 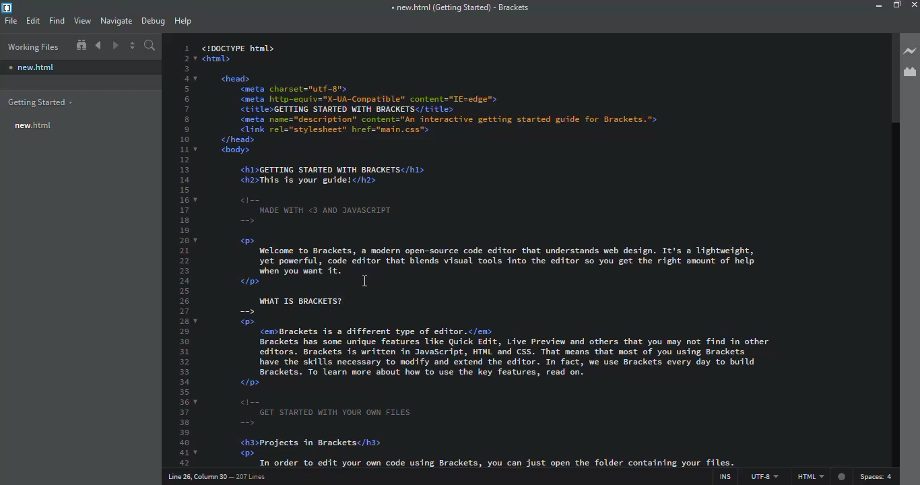 What do you see at coordinates (154, 22) in the screenshot?
I see `debug` at bounding box center [154, 22].